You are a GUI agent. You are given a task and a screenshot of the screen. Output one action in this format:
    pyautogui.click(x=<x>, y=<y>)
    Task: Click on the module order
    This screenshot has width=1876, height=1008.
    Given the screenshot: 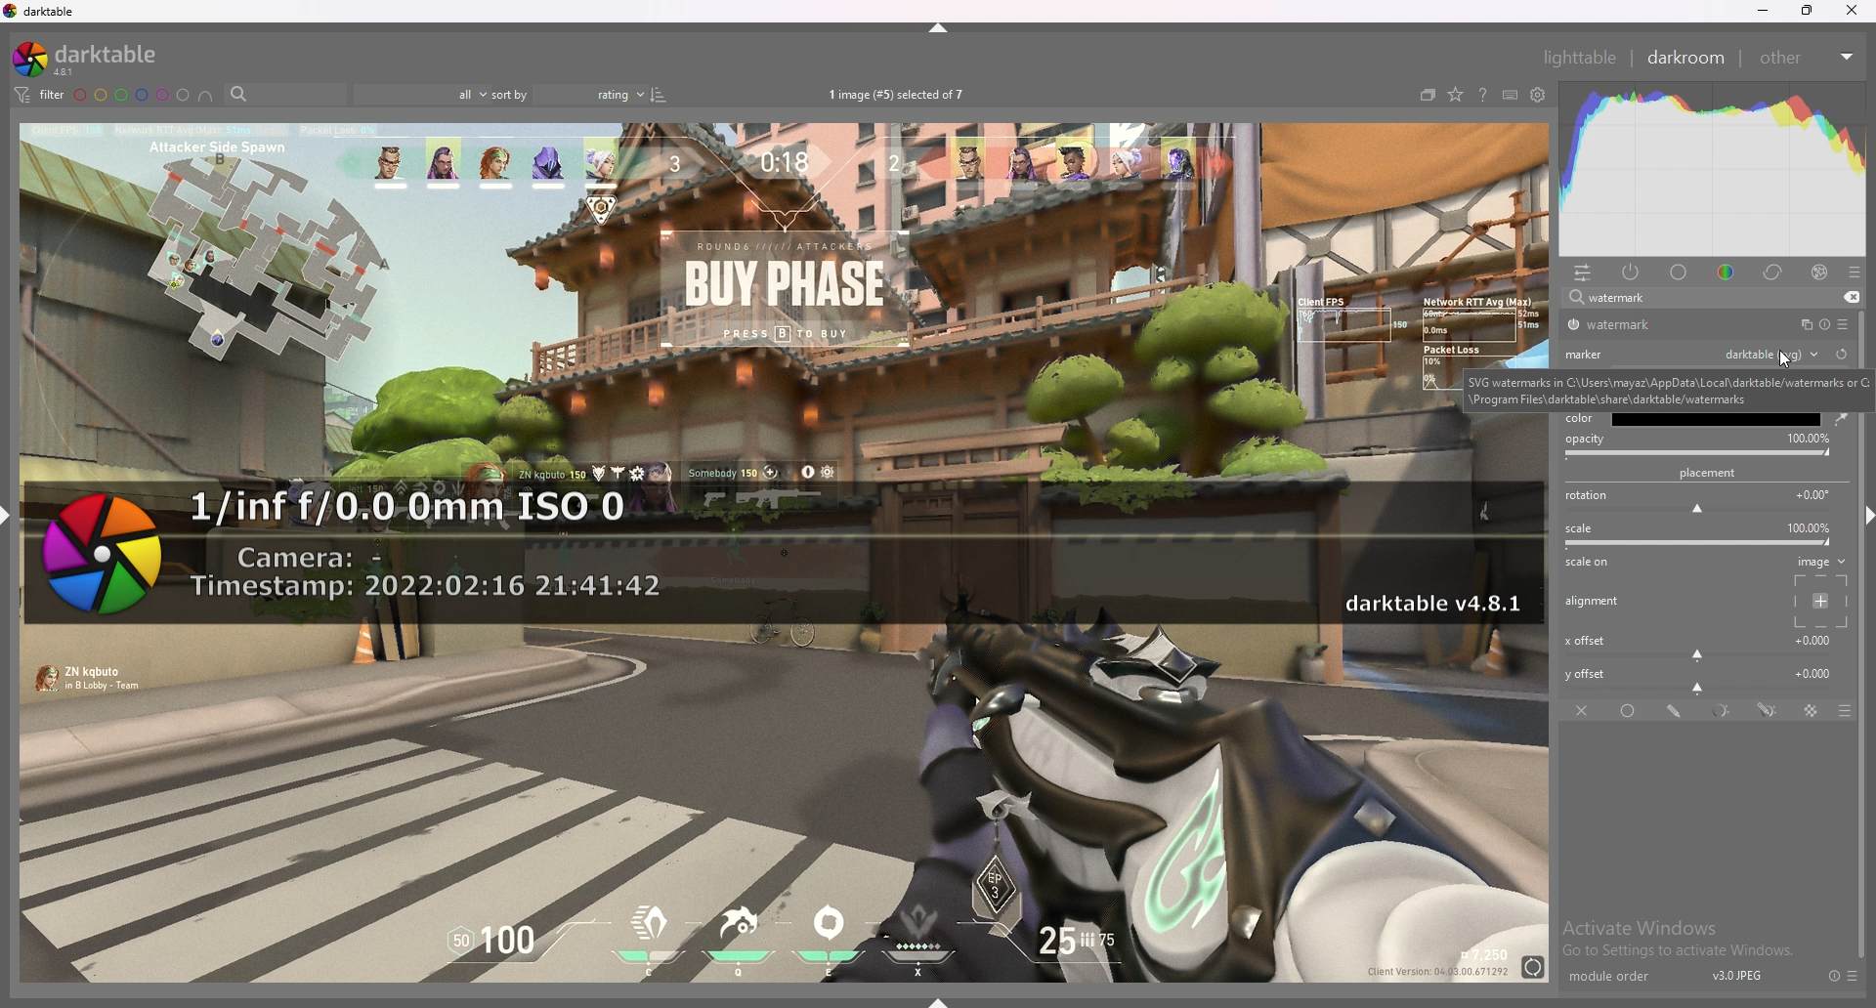 What is the action you would take?
    pyautogui.click(x=1619, y=977)
    